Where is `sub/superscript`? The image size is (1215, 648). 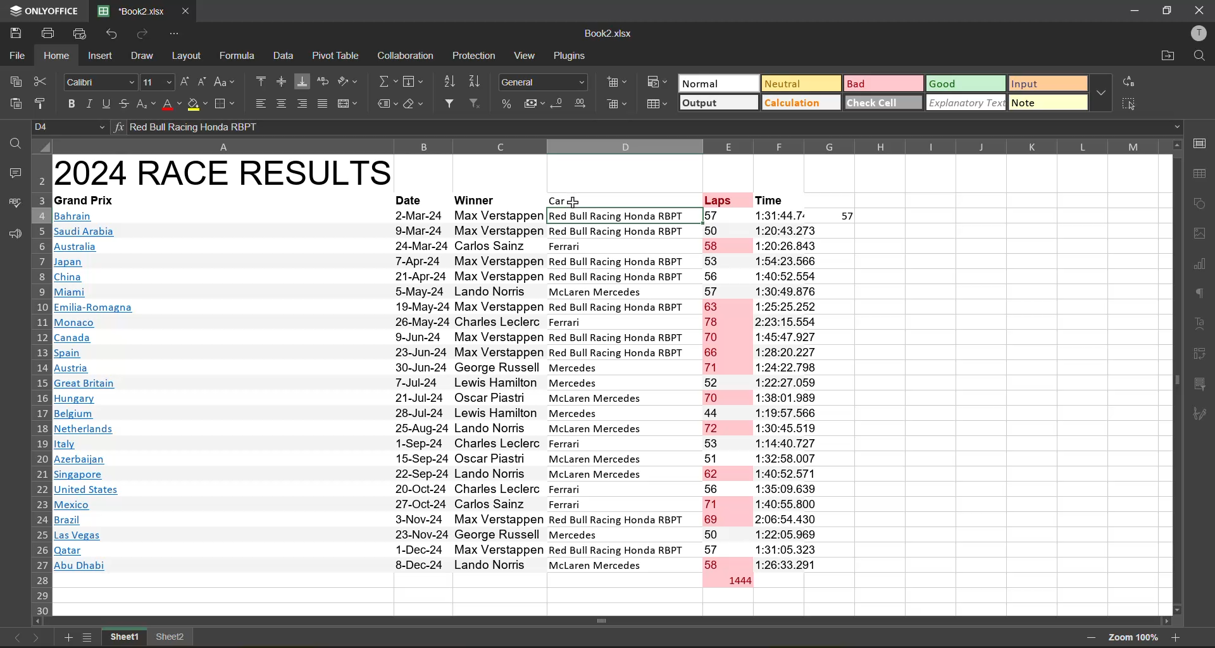
sub/superscript is located at coordinates (145, 104).